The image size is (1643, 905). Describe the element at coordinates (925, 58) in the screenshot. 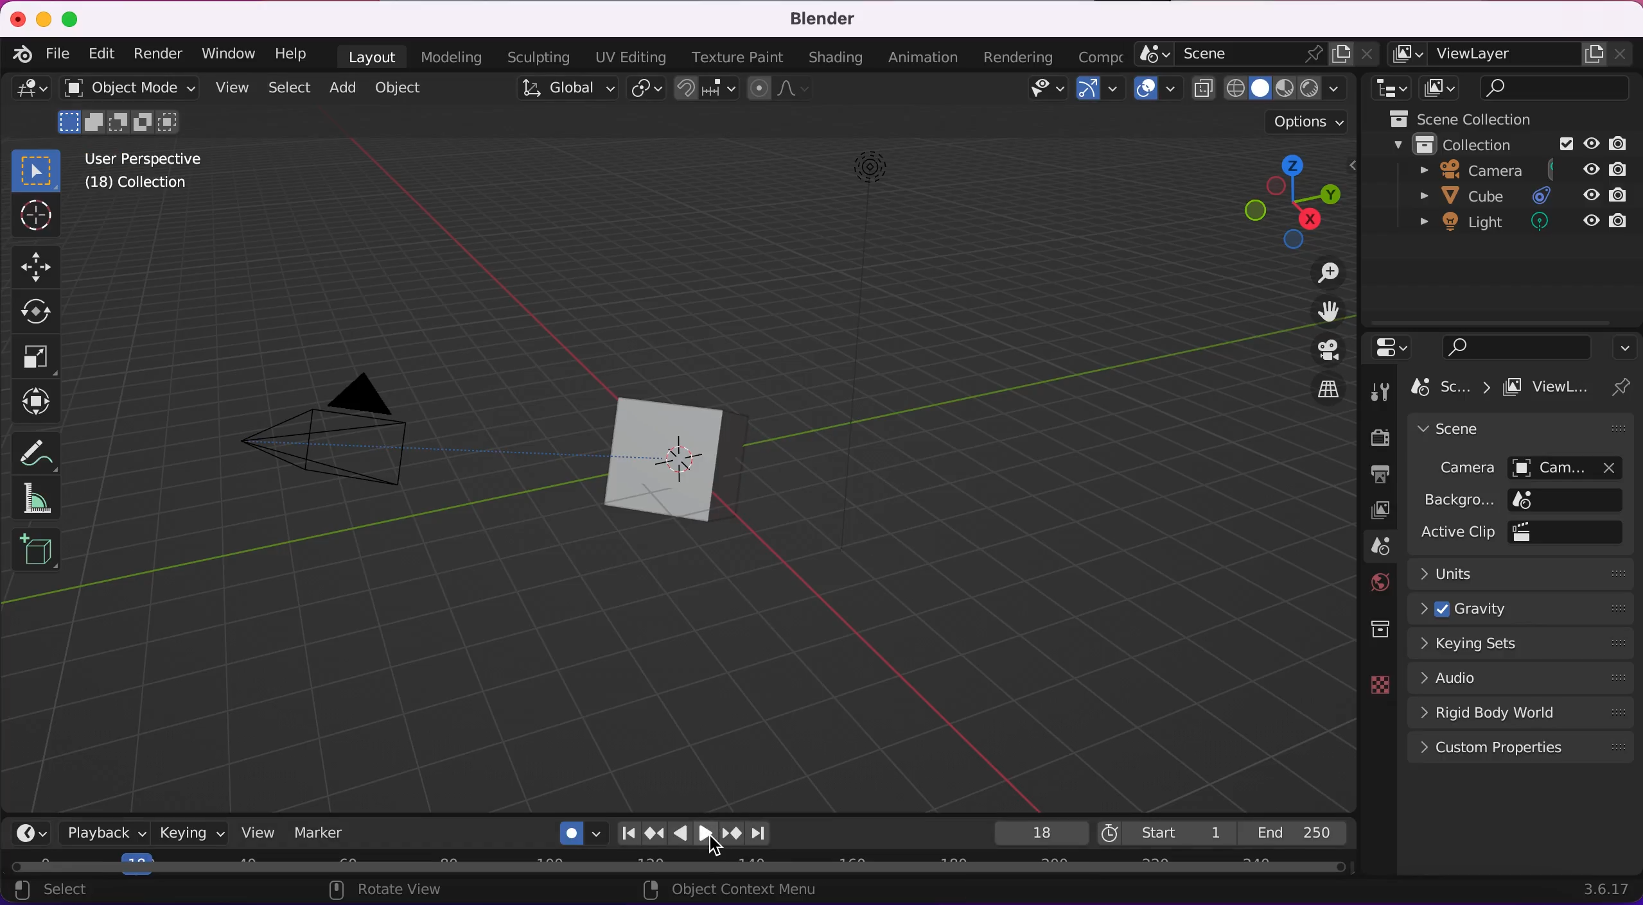

I see `animation` at that location.